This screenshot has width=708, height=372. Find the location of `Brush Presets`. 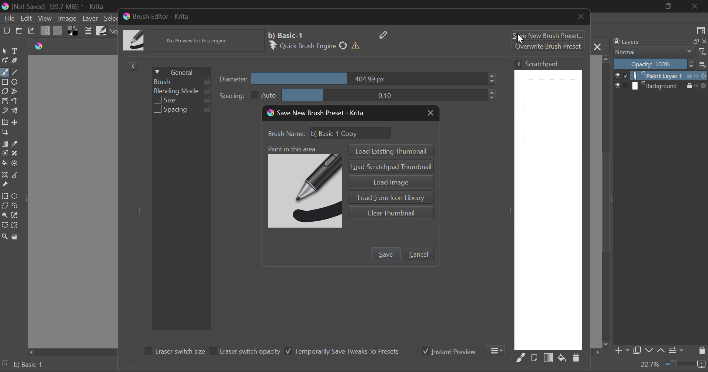

Brush Presets is located at coordinates (102, 31).